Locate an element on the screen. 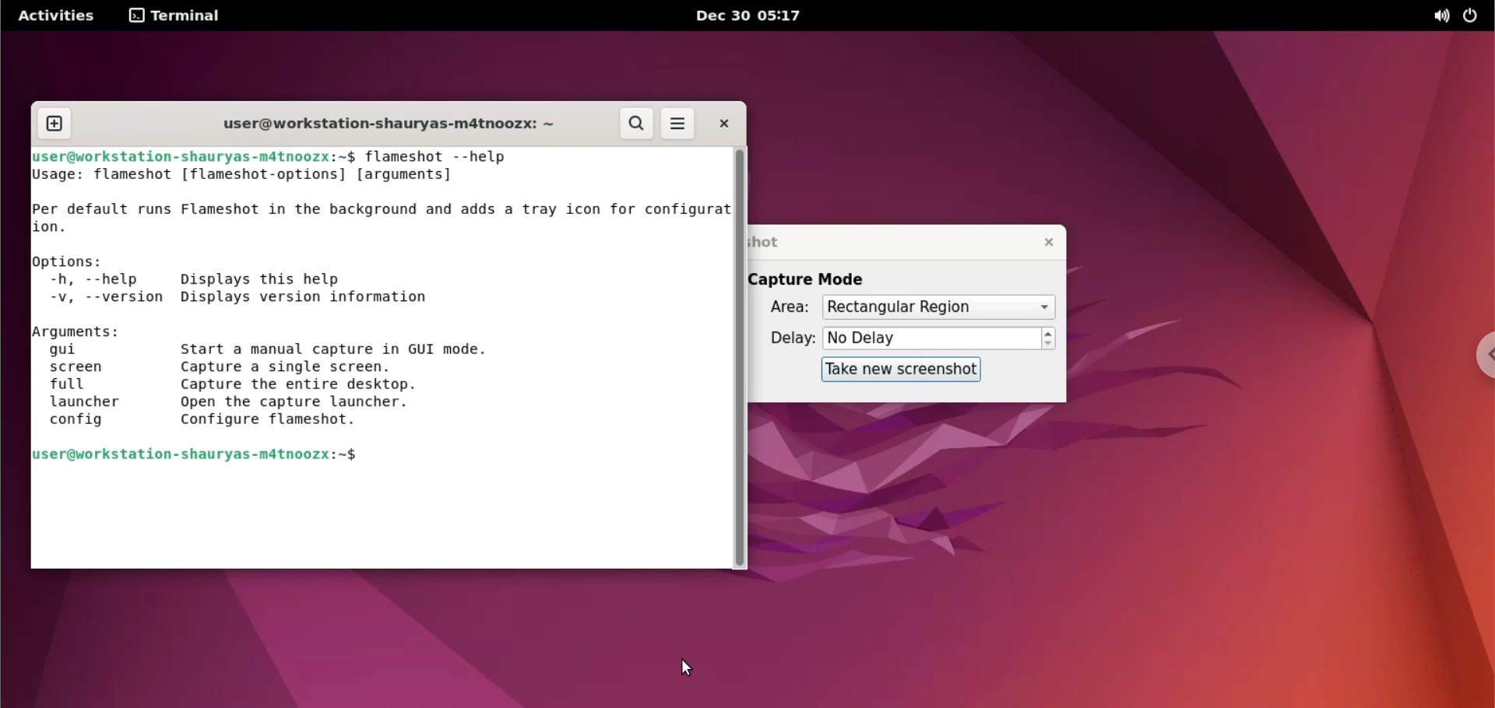  chrome options is located at coordinates (1480, 357).